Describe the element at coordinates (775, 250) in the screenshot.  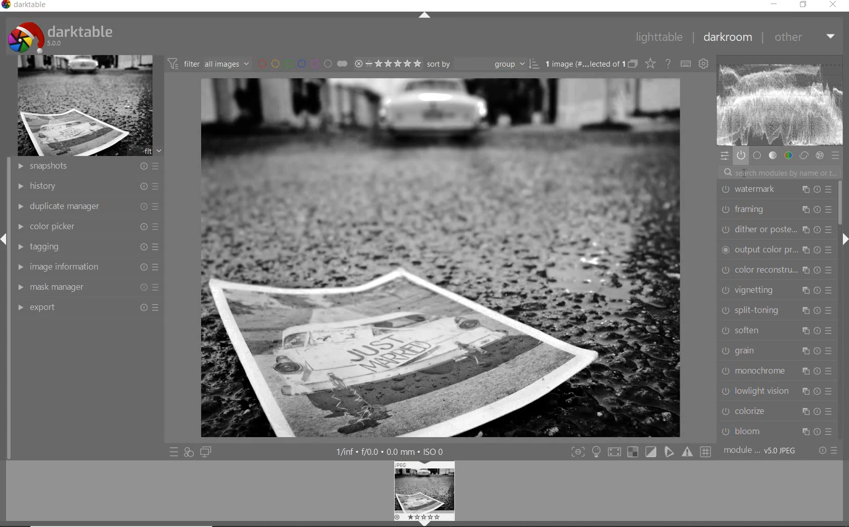
I see `output color preset` at that location.